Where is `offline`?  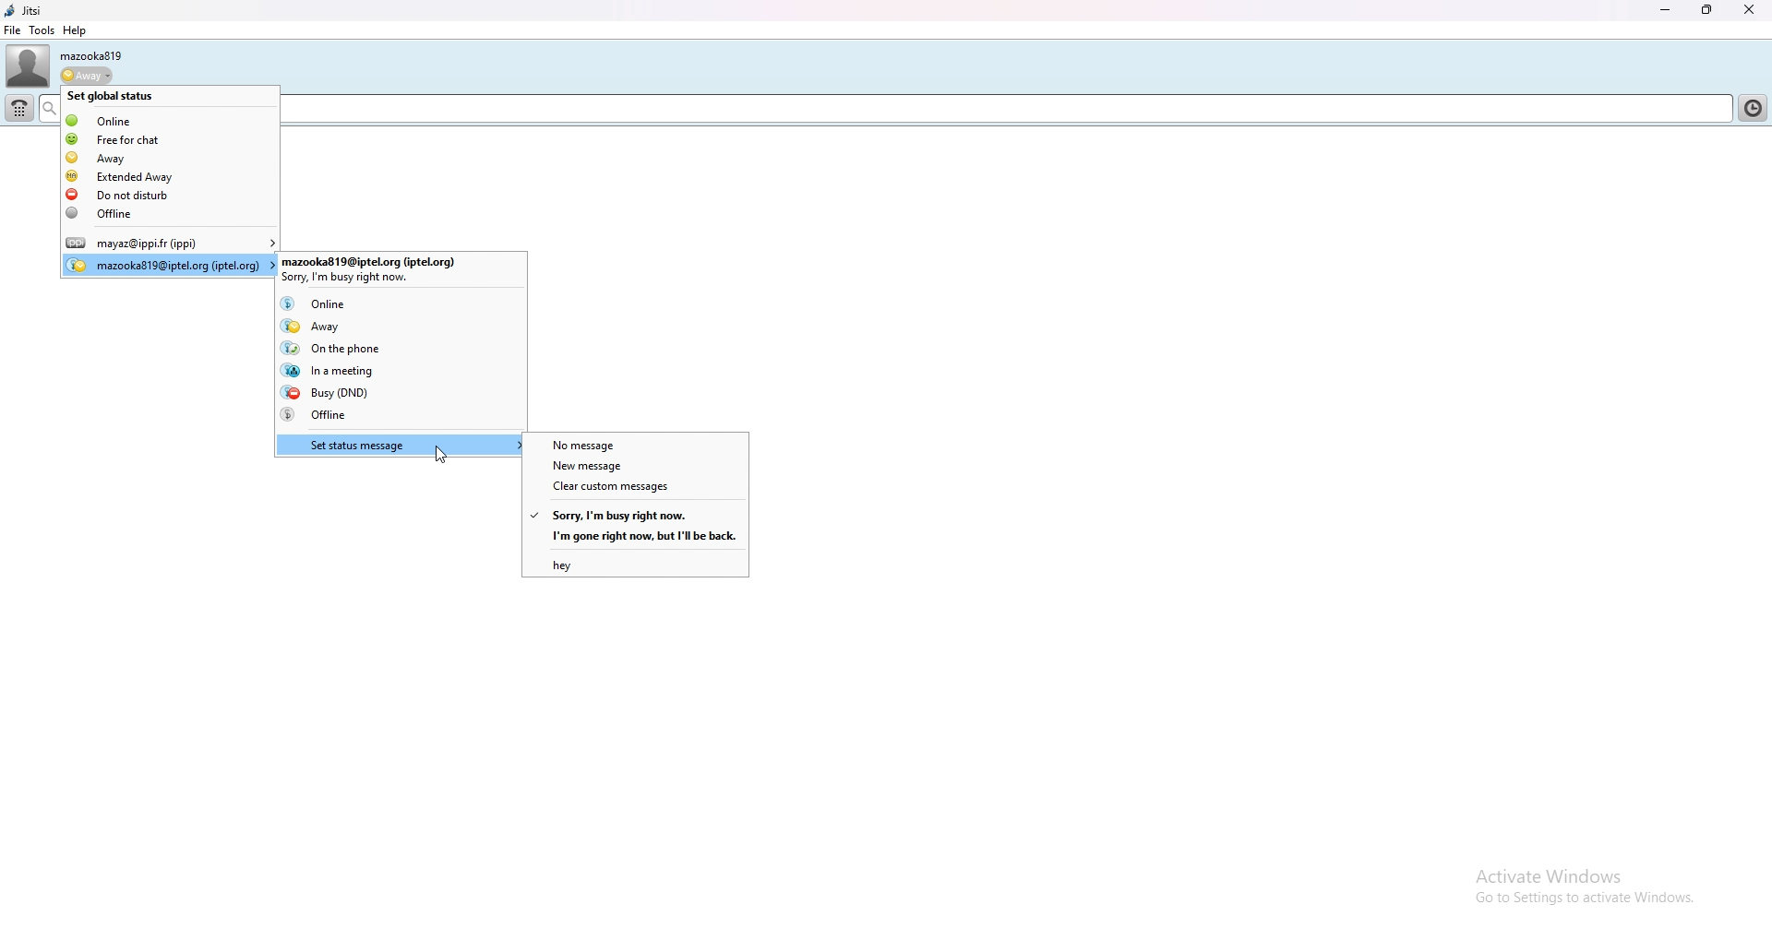
offline is located at coordinates (173, 215).